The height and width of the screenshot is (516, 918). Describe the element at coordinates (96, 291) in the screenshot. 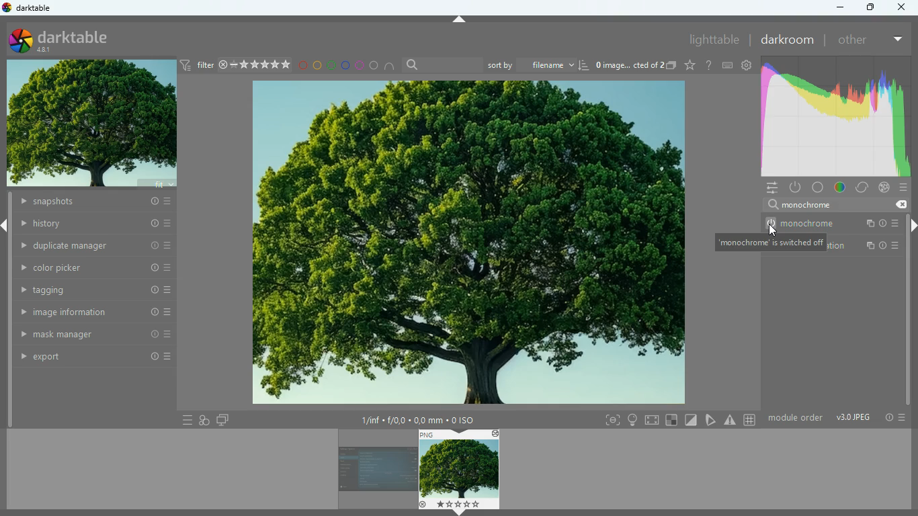

I see `tagging` at that location.